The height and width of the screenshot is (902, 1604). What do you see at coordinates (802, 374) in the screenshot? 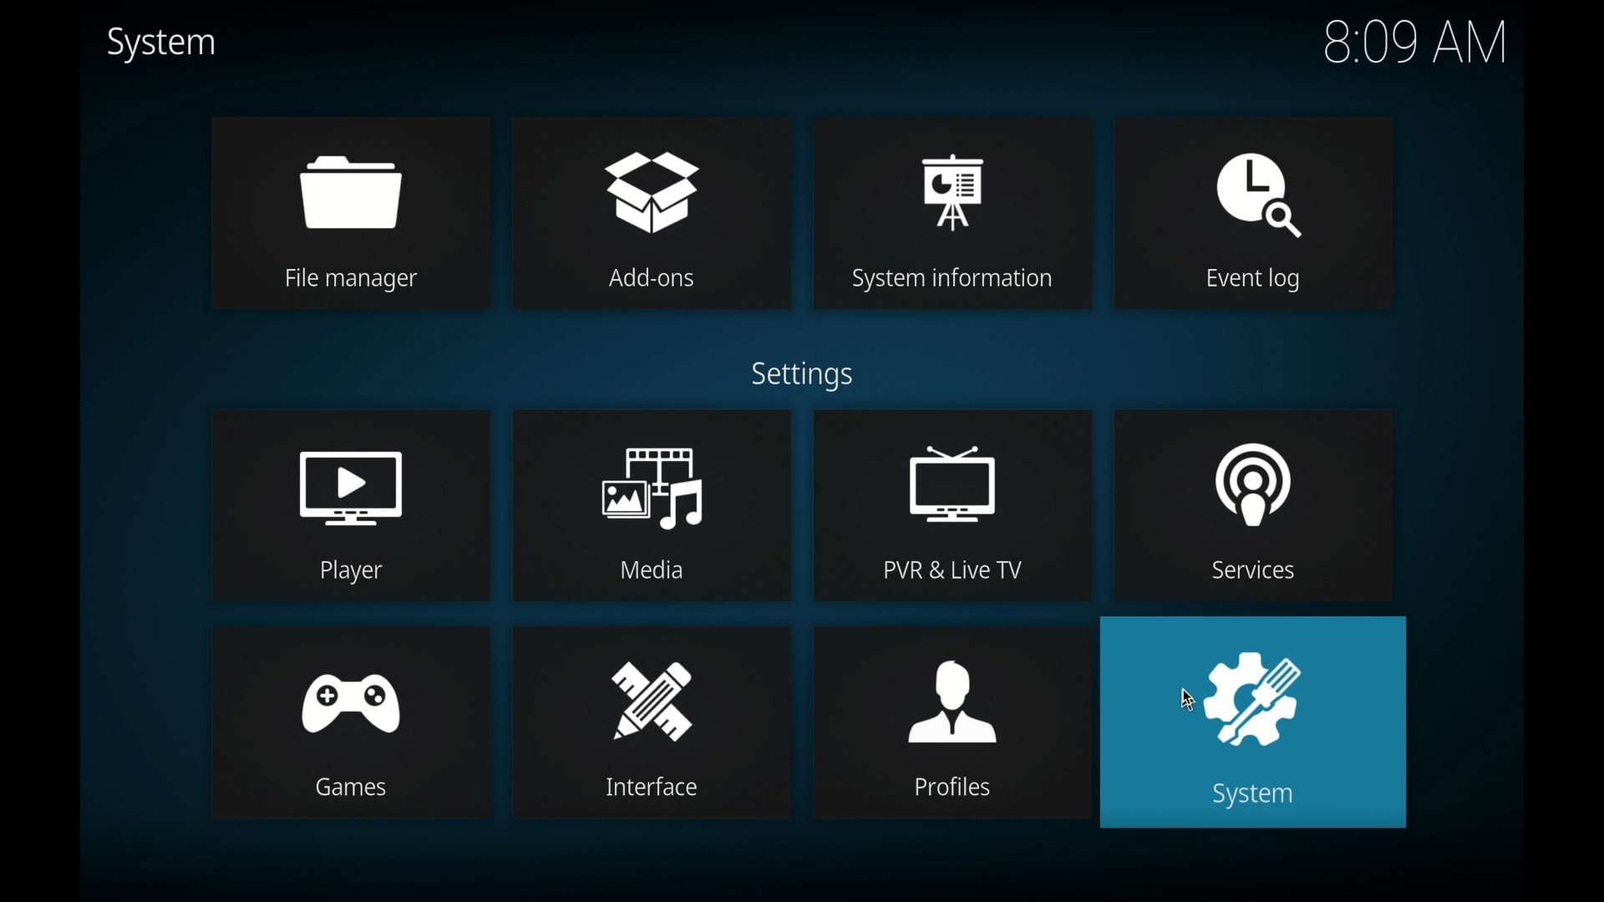
I see `settings` at bounding box center [802, 374].